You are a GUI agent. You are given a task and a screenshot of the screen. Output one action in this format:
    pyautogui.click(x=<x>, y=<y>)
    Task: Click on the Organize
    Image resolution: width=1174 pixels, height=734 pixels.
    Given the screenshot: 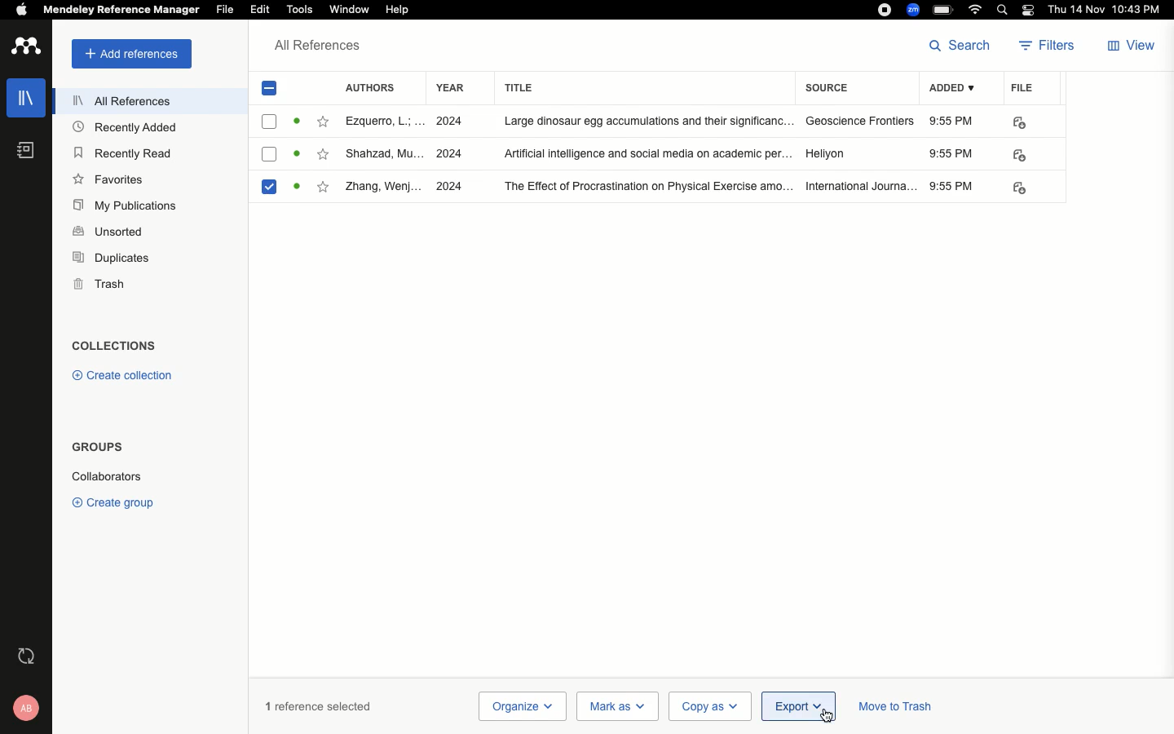 What is the action you would take?
    pyautogui.click(x=521, y=706)
    